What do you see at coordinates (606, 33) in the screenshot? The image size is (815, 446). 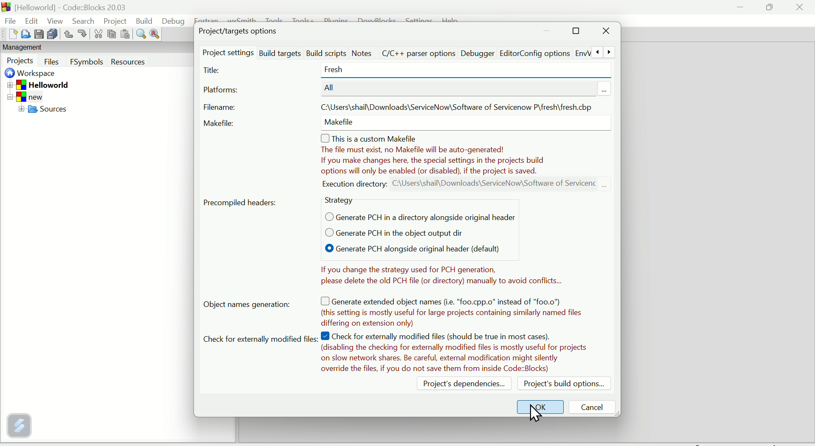 I see `Close` at bounding box center [606, 33].